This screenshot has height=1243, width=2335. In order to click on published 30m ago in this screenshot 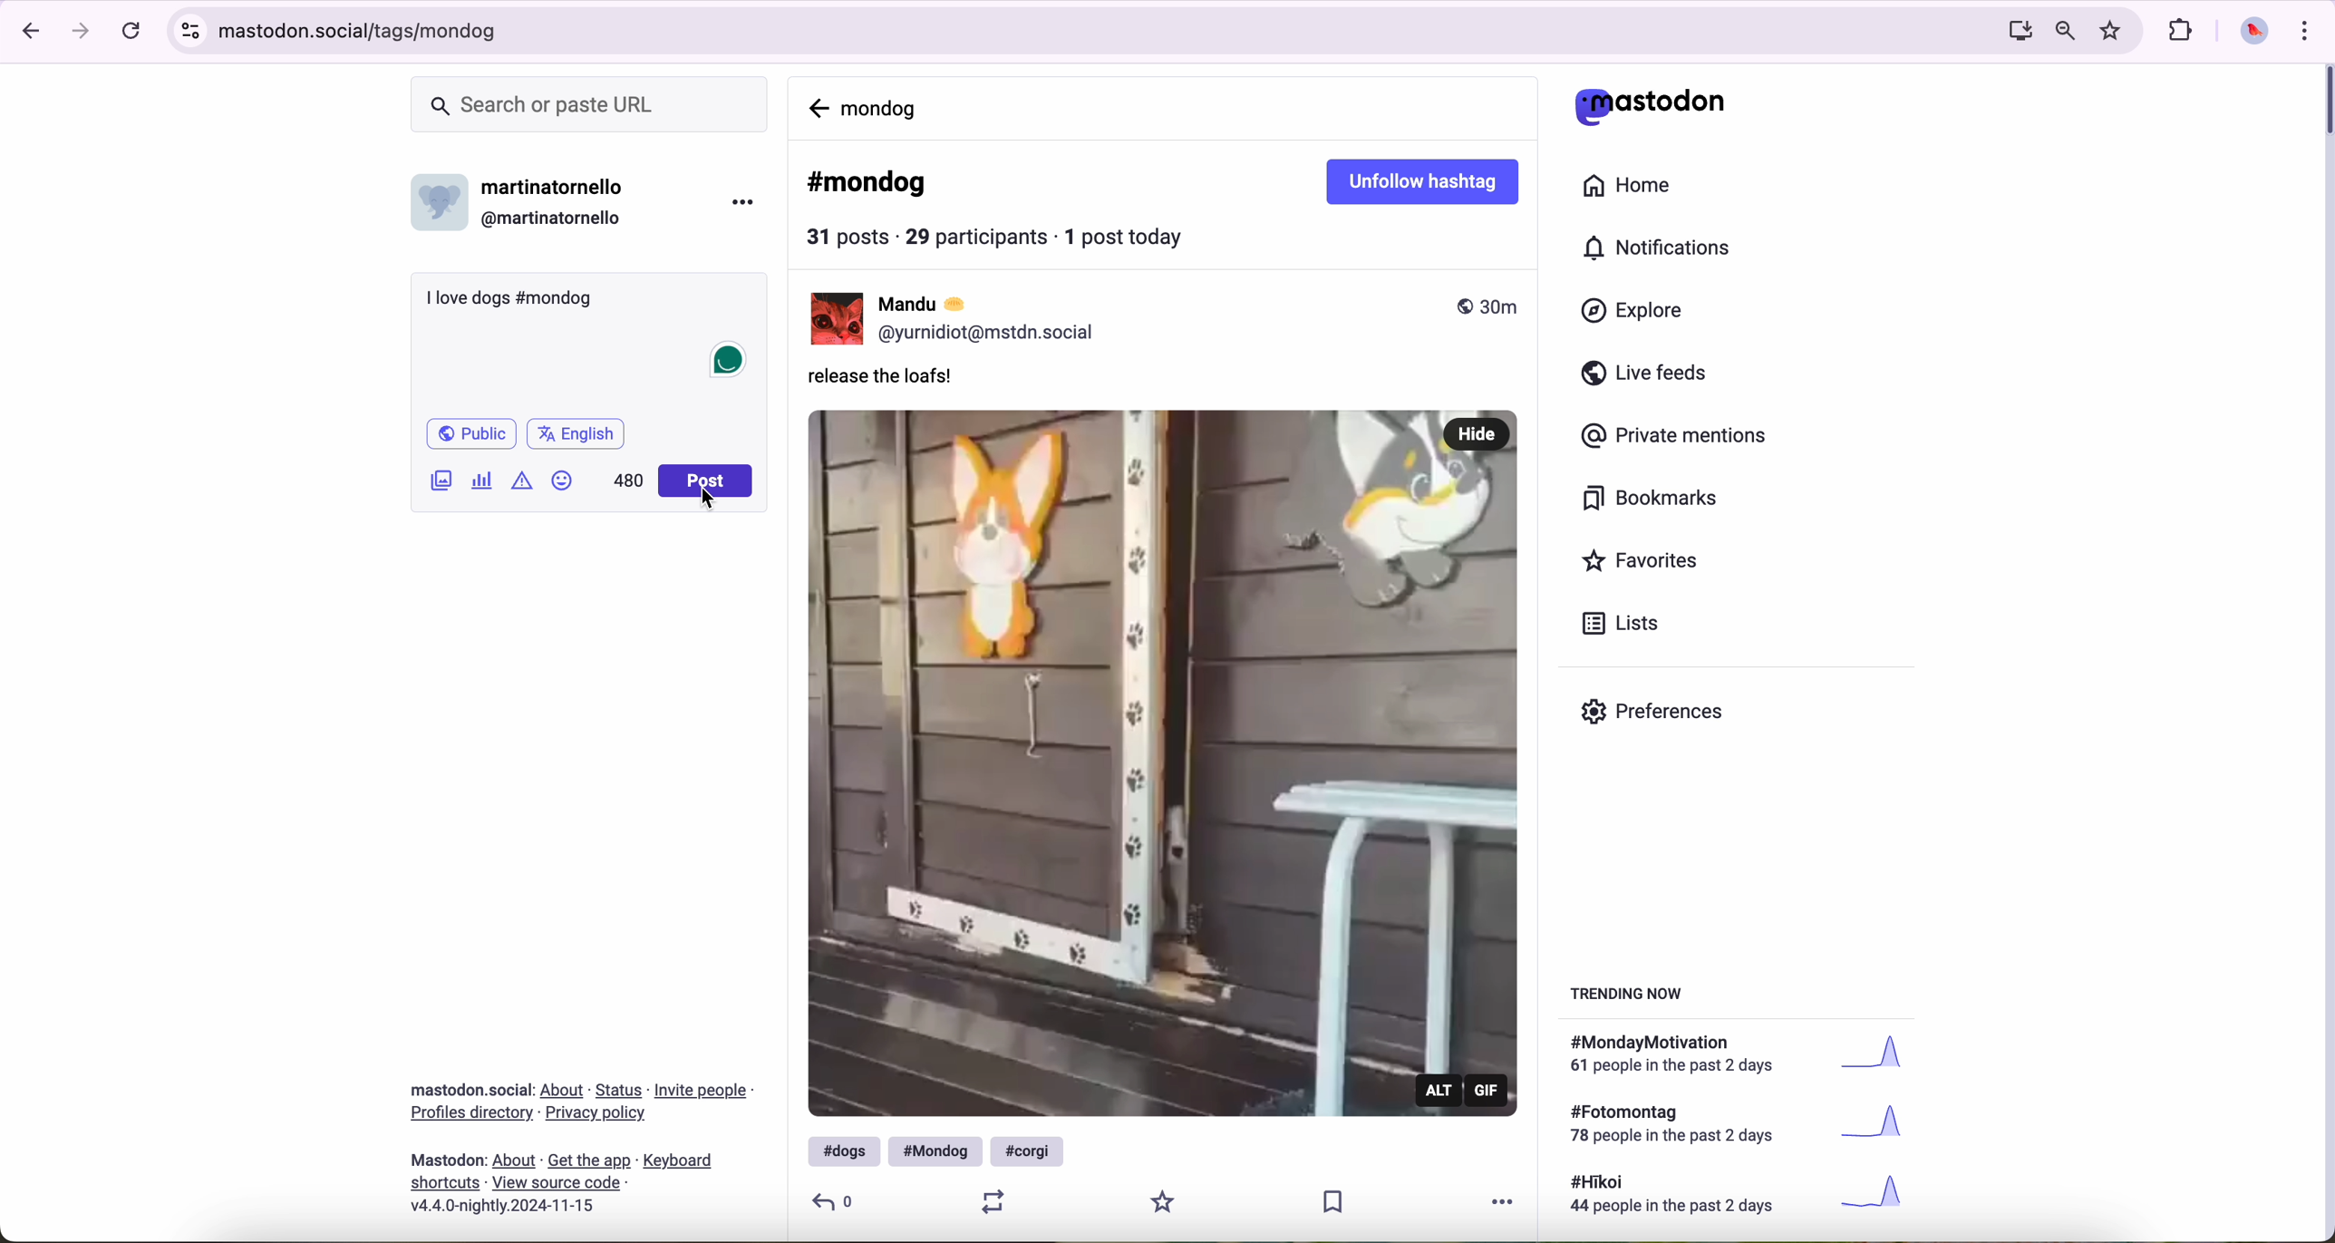, I will do `click(1487, 306)`.